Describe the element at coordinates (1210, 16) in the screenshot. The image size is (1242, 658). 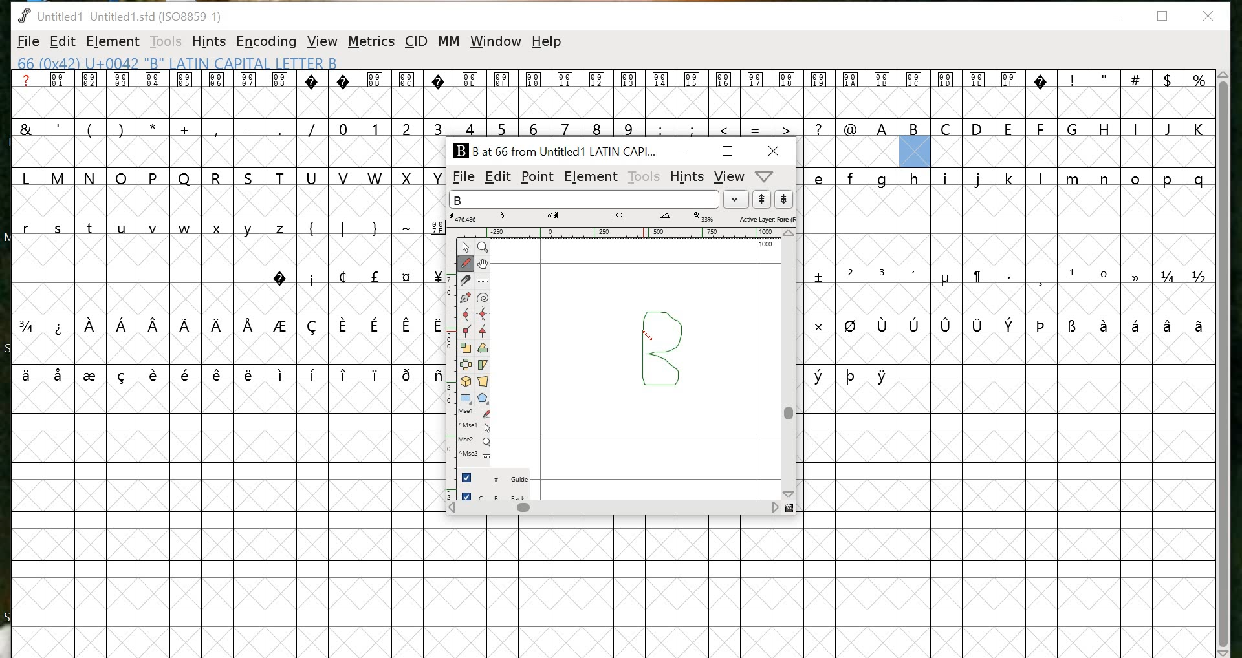
I see `close` at that location.